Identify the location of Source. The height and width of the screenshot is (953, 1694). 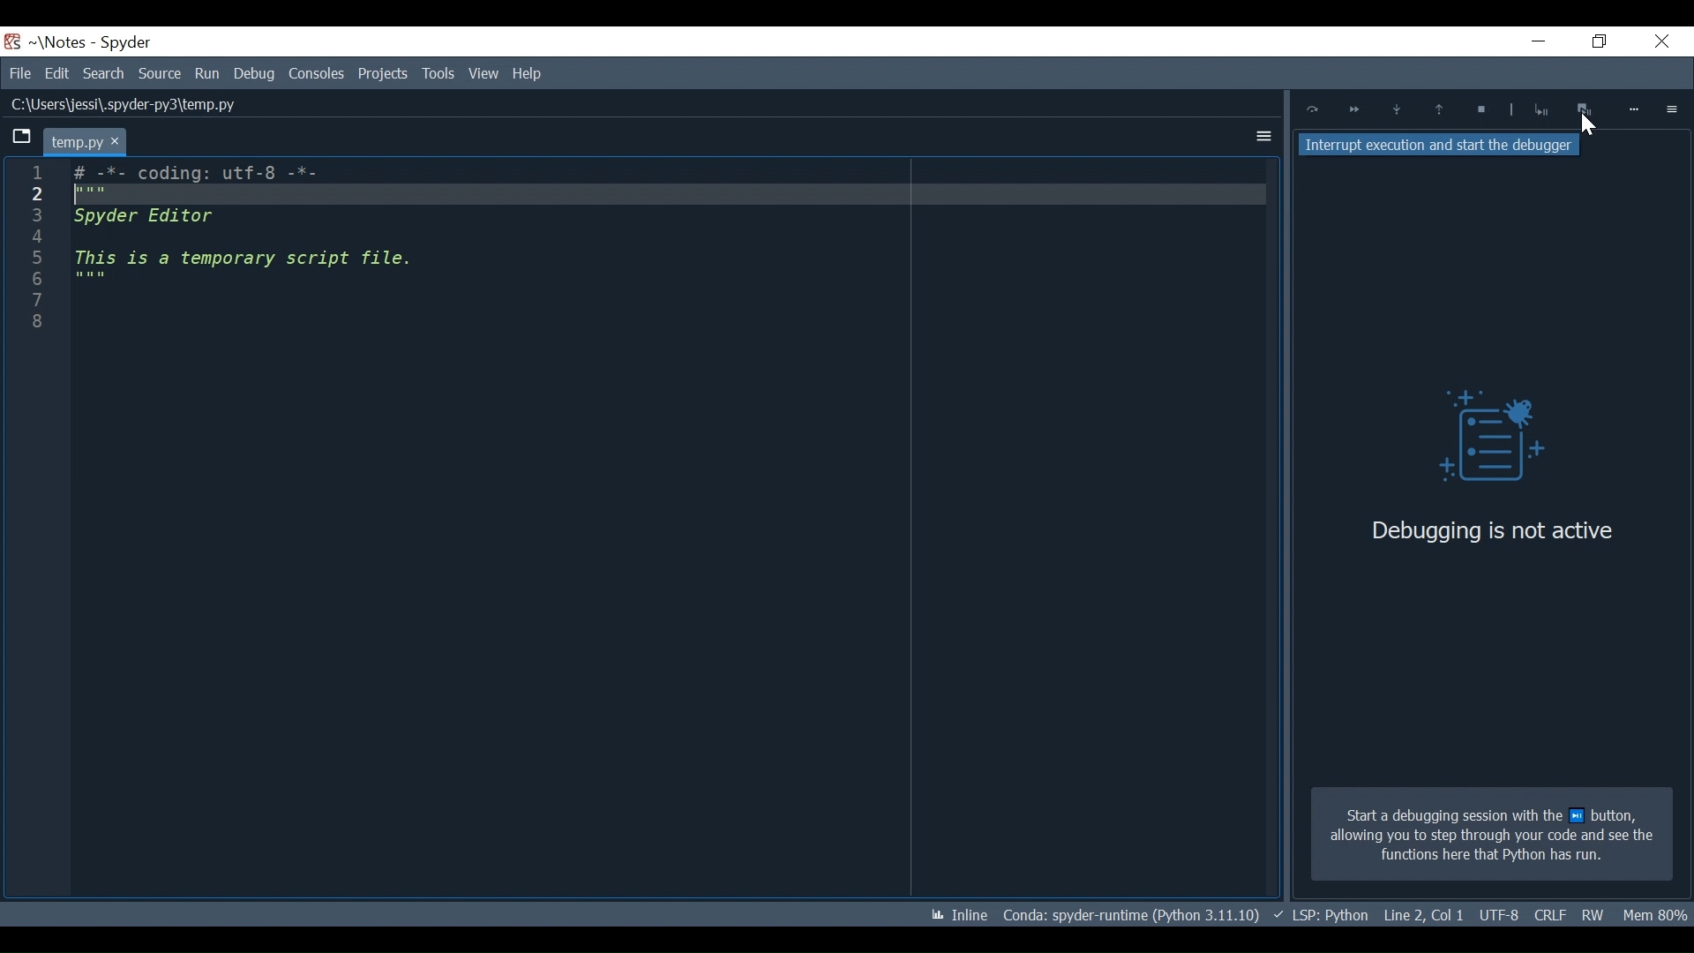
(161, 74).